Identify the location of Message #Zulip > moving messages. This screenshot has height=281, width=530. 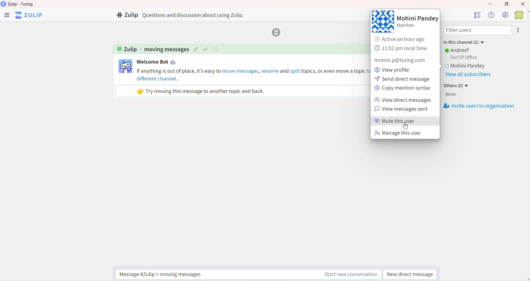
(164, 274).